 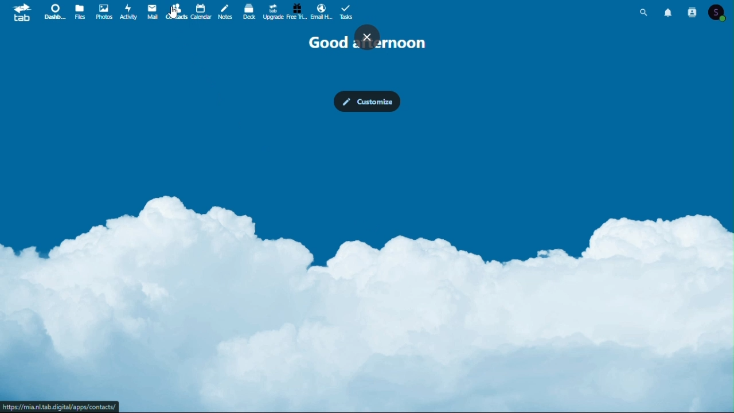 I want to click on Deck, so click(x=250, y=11).